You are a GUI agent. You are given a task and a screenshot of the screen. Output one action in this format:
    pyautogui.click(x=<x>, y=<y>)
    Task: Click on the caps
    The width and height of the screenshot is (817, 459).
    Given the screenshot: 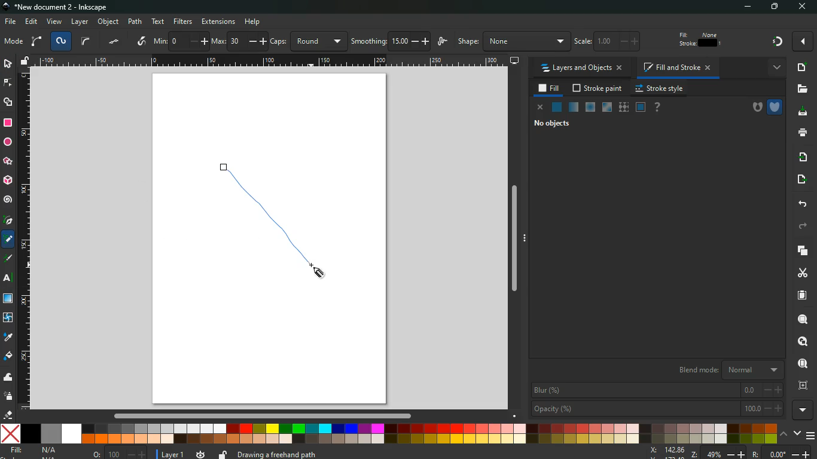 What is the action you would take?
    pyautogui.click(x=308, y=41)
    